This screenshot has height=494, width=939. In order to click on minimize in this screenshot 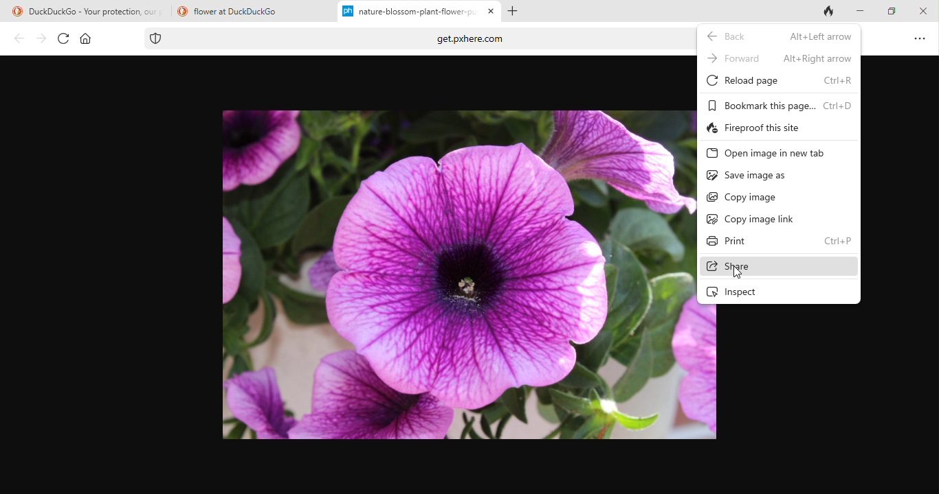, I will do `click(860, 12)`.